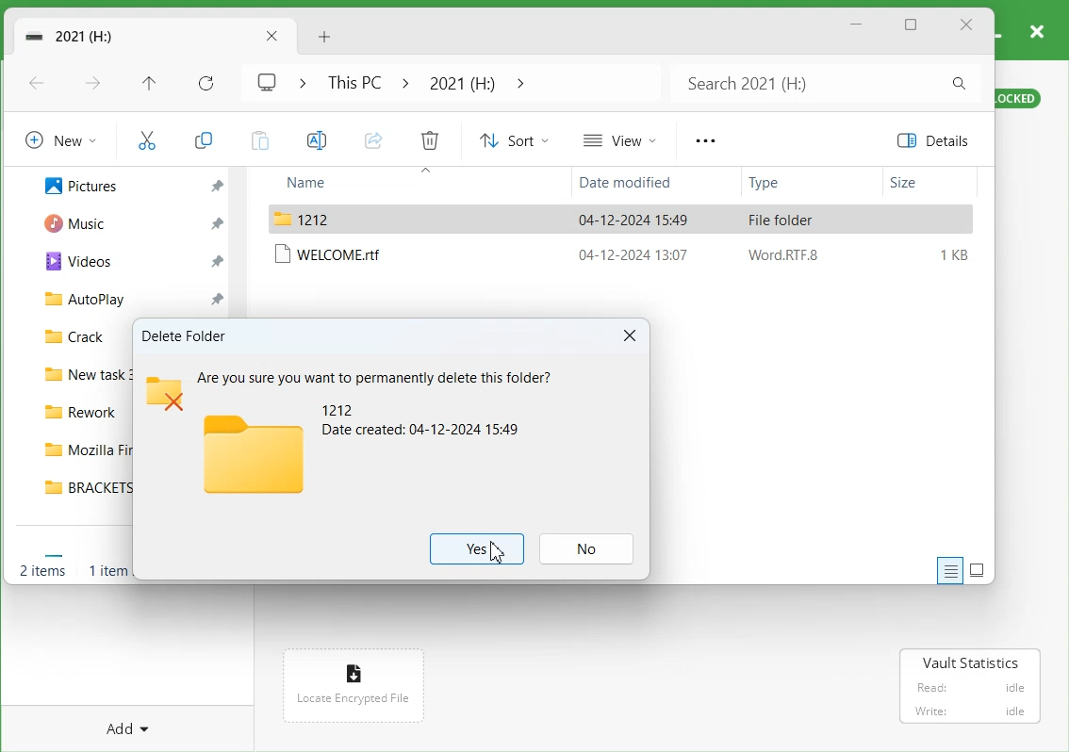 Image resolution: width=1069 pixels, height=752 pixels. What do you see at coordinates (164, 394) in the screenshot?
I see `Logo` at bounding box center [164, 394].